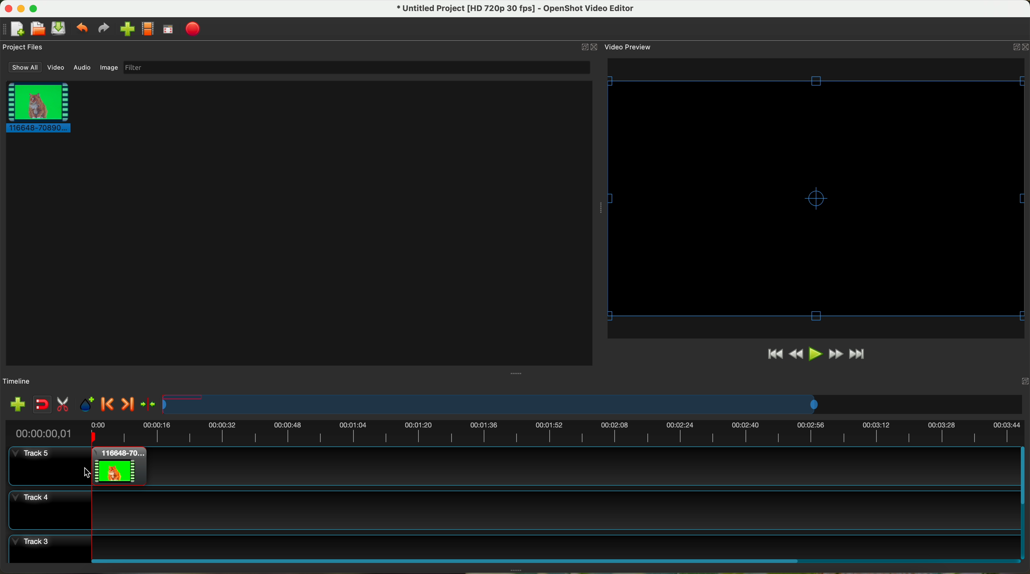  I want to click on next marker, so click(130, 405).